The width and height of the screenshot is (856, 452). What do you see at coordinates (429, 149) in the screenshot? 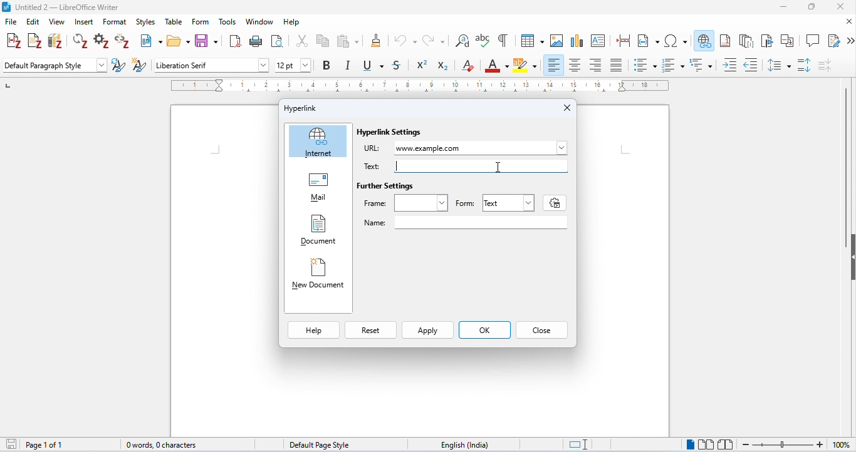
I see `www.example.com typed as URL` at bounding box center [429, 149].